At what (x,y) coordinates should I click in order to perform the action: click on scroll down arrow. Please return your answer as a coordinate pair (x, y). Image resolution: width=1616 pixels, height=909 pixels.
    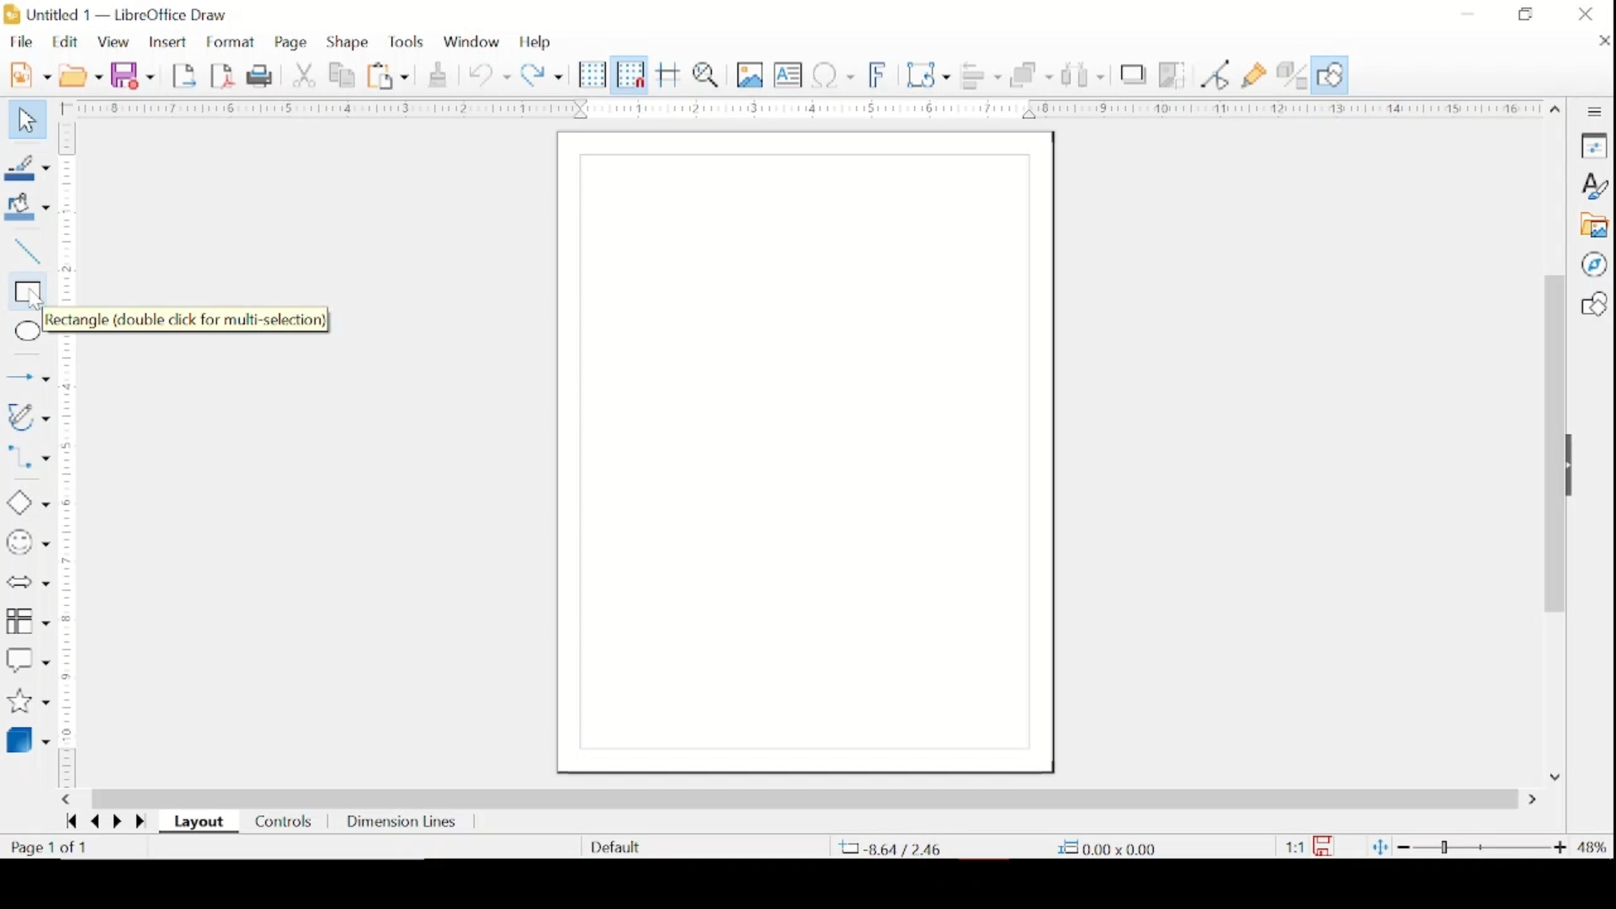
    Looking at the image, I should click on (1553, 775).